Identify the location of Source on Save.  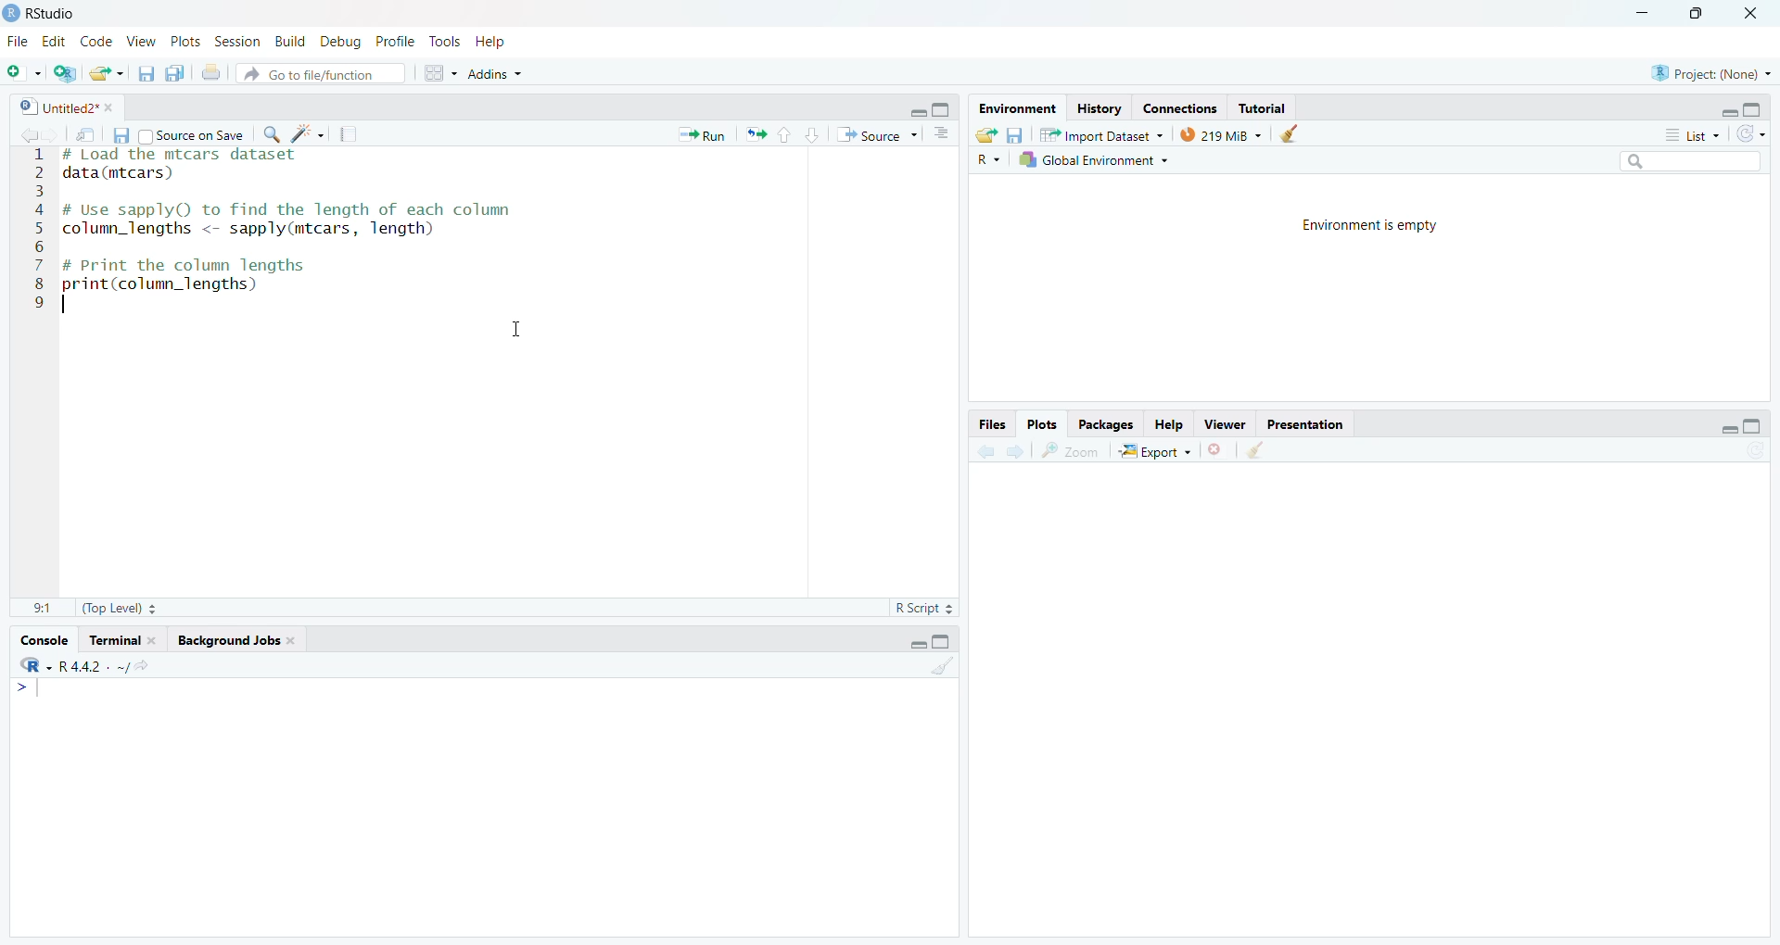
(192, 133).